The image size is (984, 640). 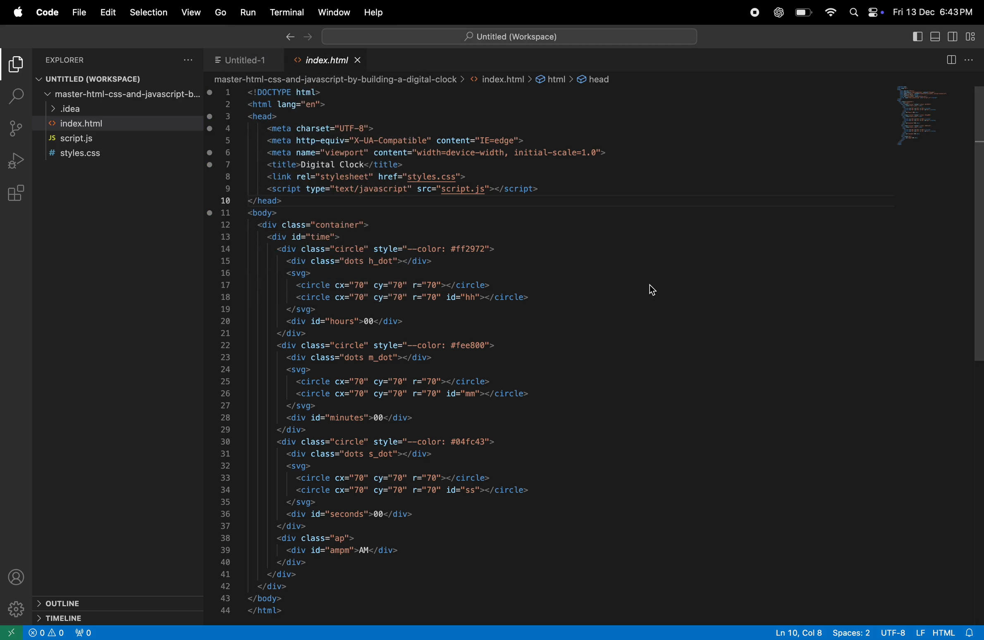 I want to click on battery, so click(x=805, y=13).